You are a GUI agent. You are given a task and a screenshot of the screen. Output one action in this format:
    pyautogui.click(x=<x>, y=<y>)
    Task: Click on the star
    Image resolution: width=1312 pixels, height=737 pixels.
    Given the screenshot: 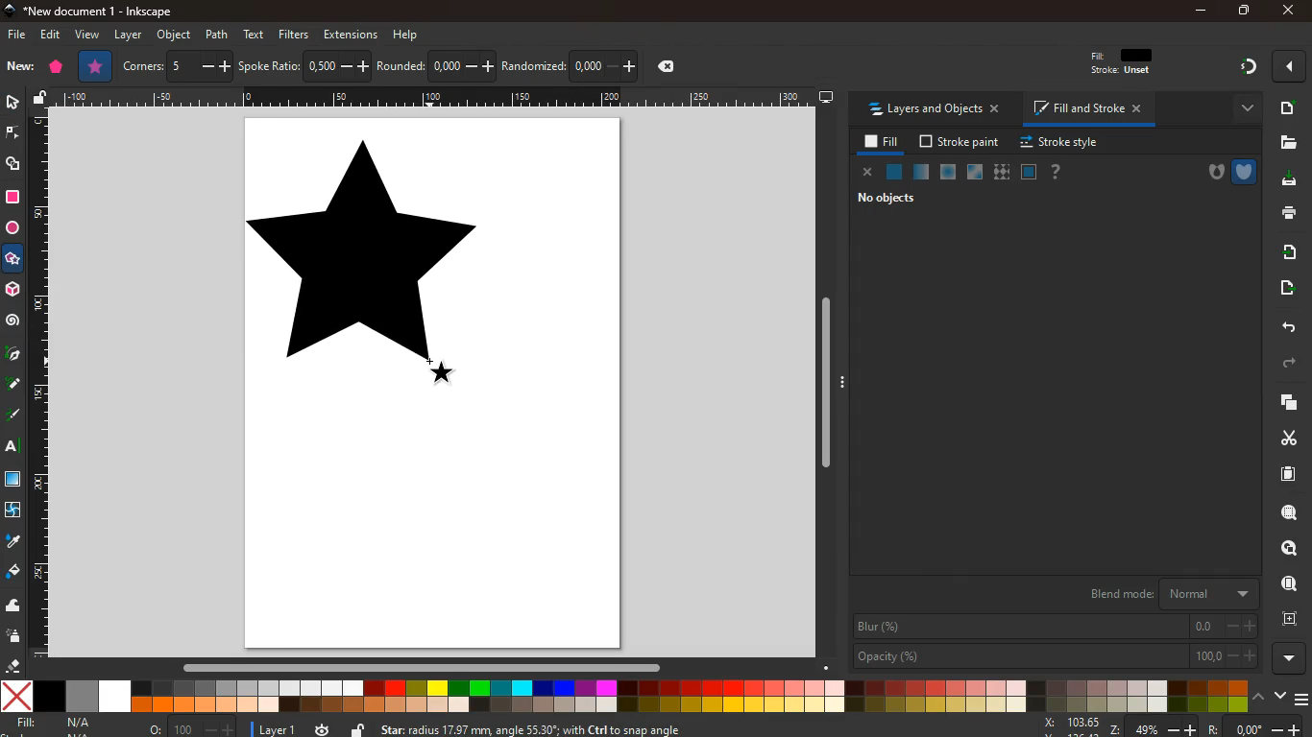 What is the action you would take?
    pyautogui.click(x=96, y=66)
    